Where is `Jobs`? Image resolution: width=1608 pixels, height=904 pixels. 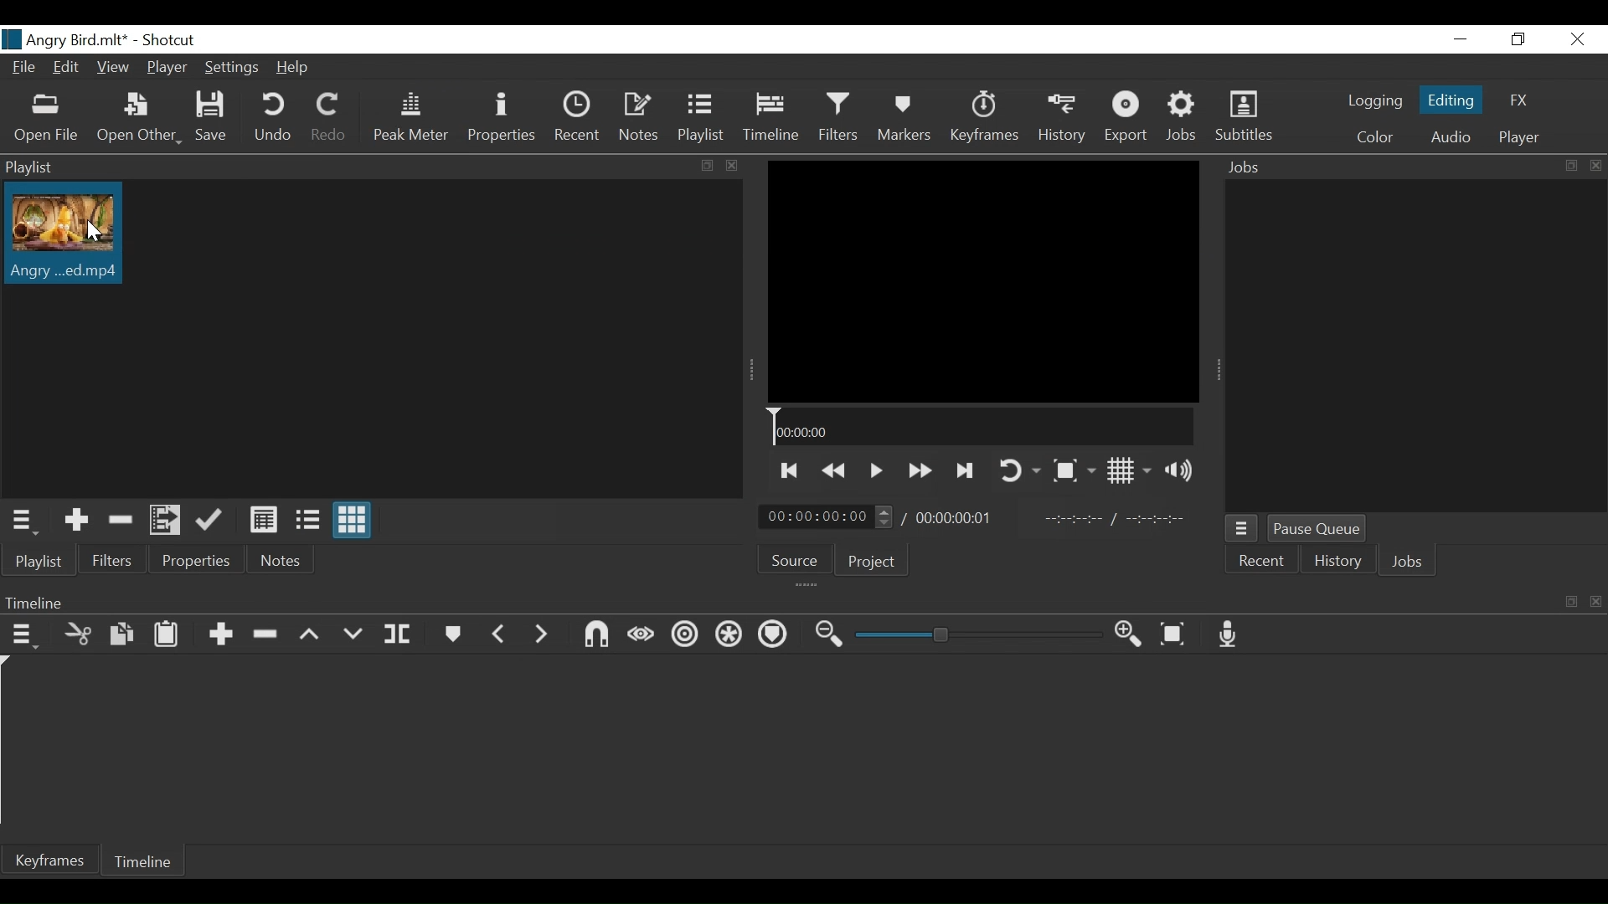
Jobs is located at coordinates (1184, 118).